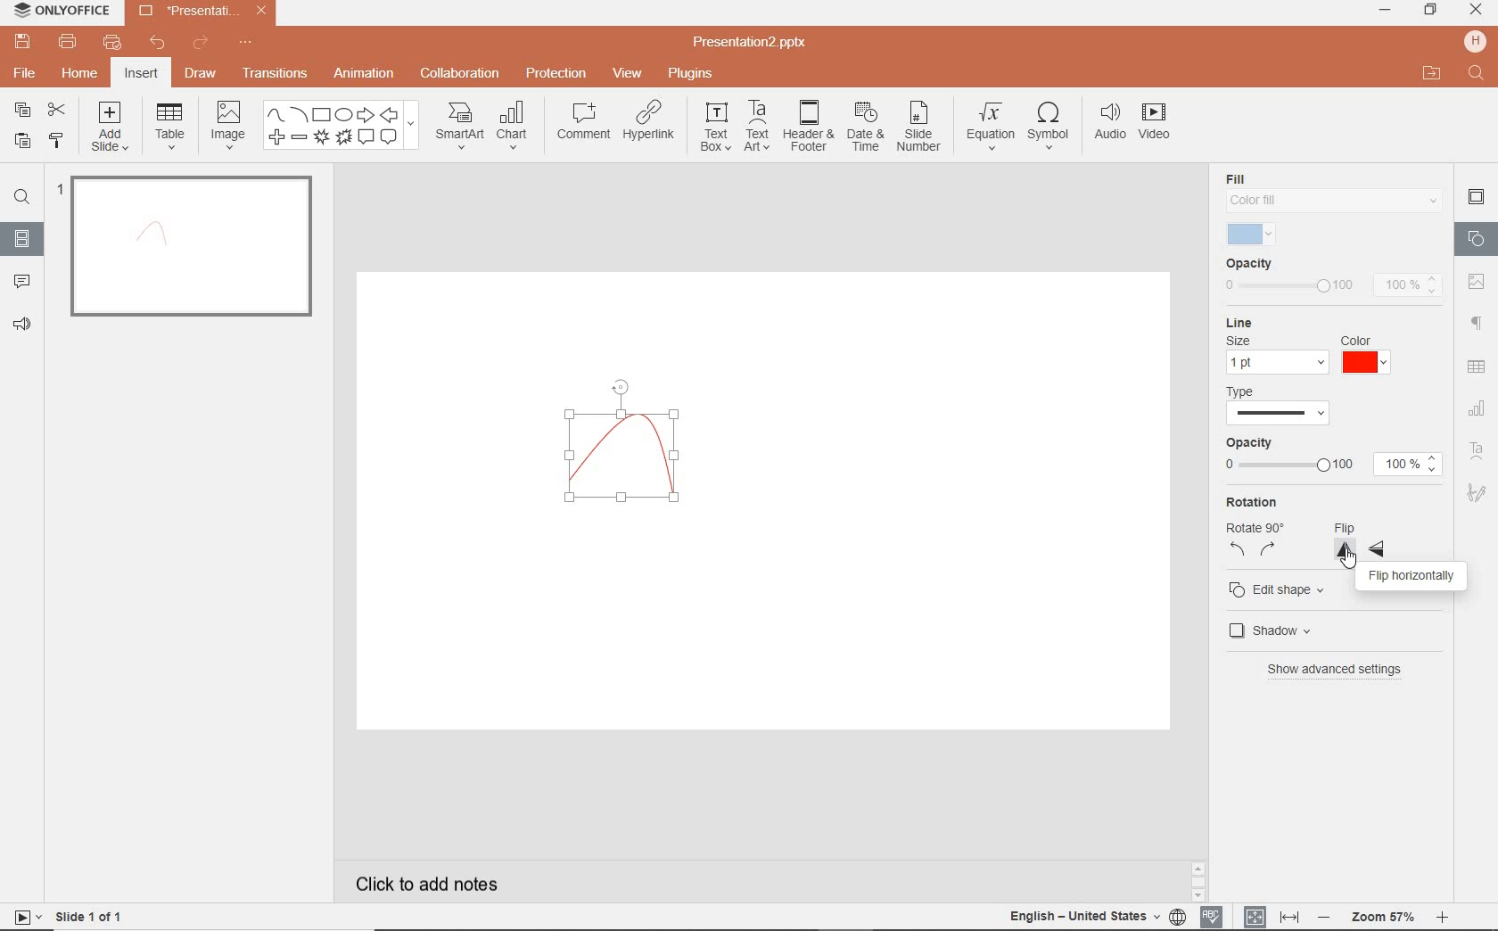 The height and width of the screenshot is (931, 1498). What do you see at coordinates (201, 44) in the screenshot?
I see `REDO` at bounding box center [201, 44].